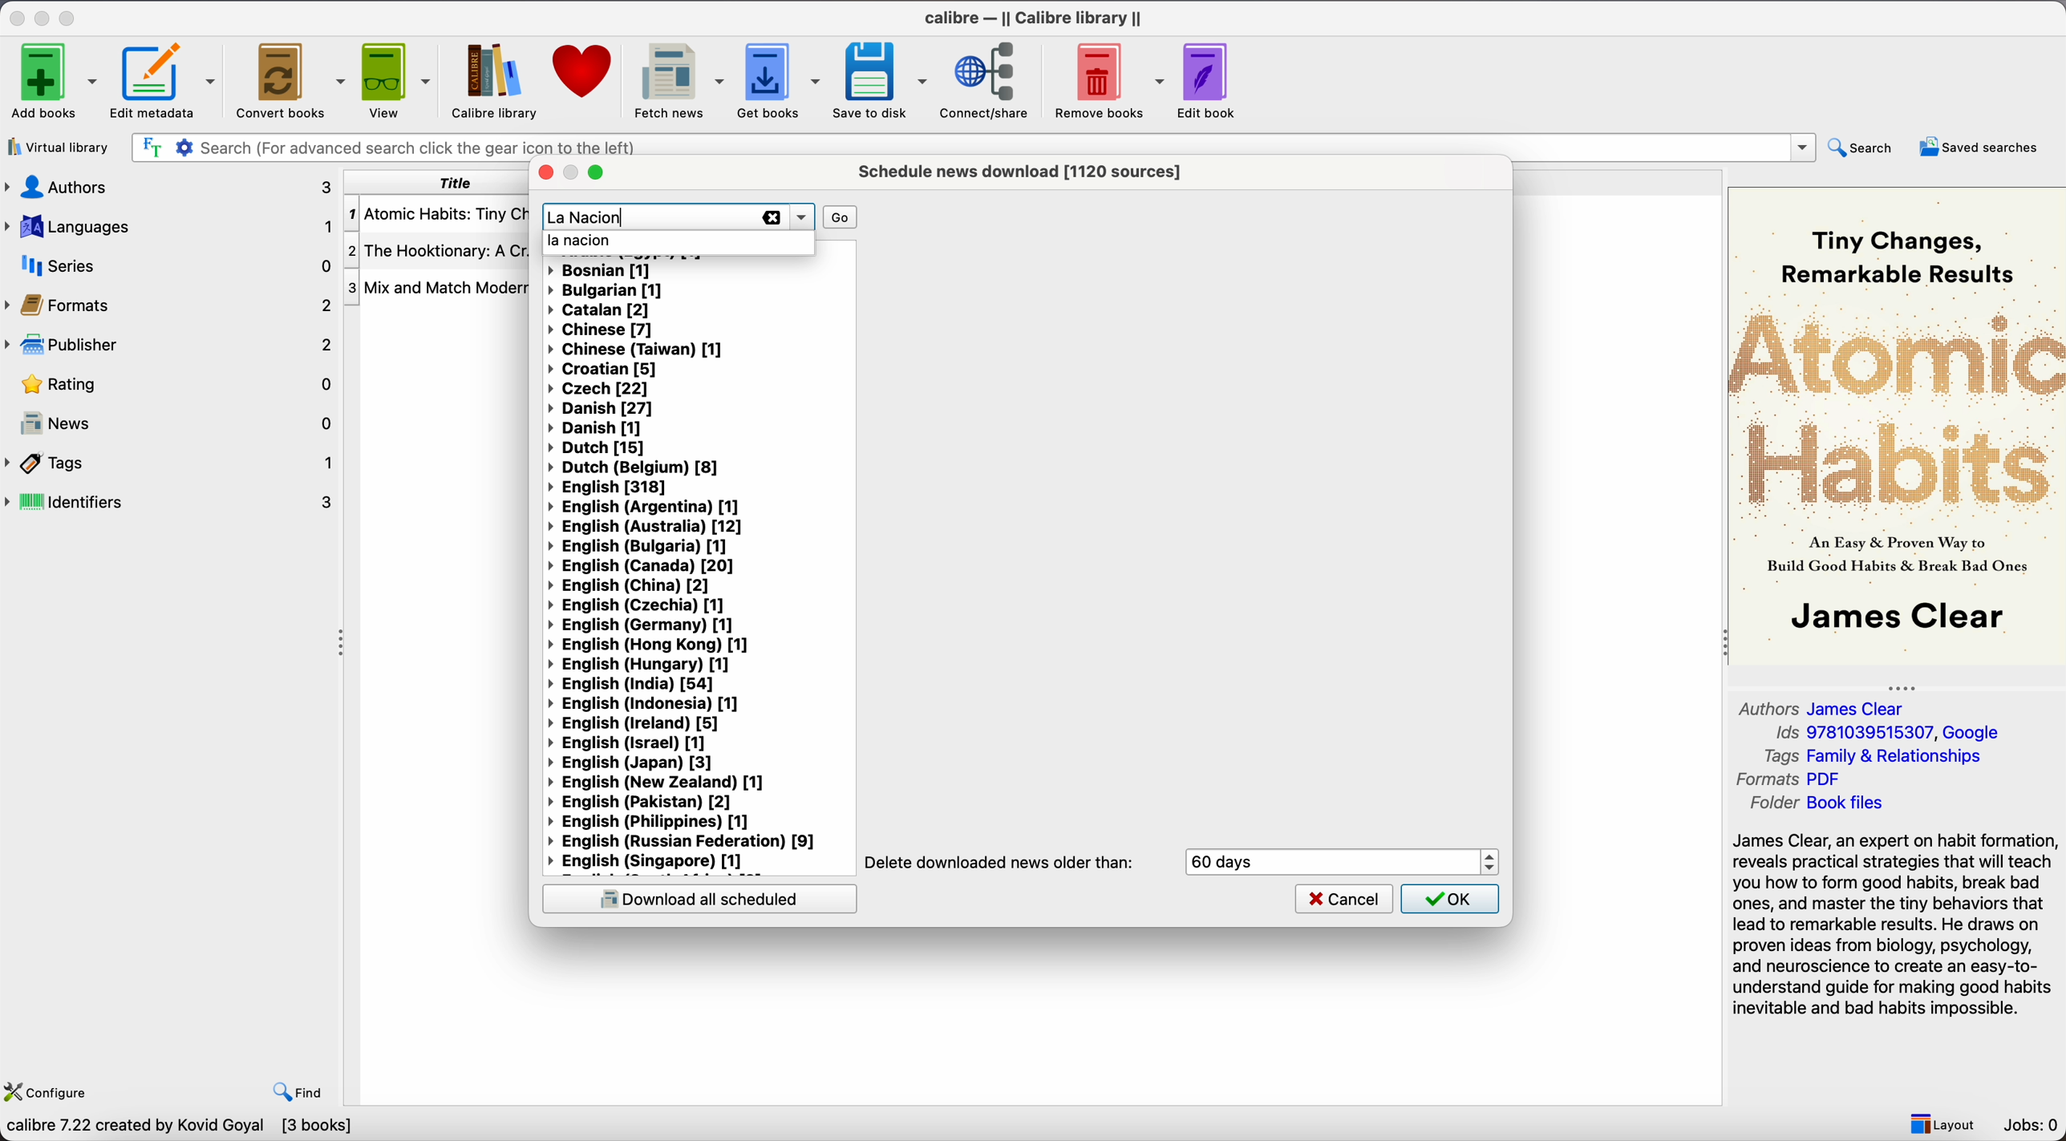  What do you see at coordinates (626, 743) in the screenshot?
I see `English (Israel) [1]` at bounding box center [626, 743].